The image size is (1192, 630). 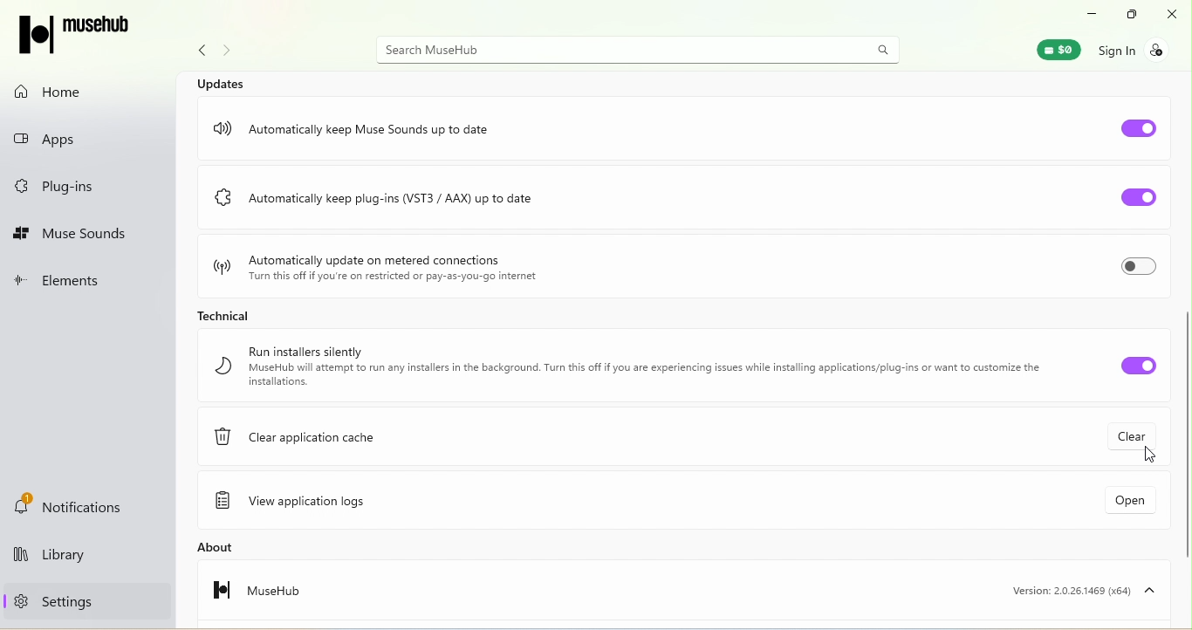 I want to click on Navigate back, so click(x=197, y=53).